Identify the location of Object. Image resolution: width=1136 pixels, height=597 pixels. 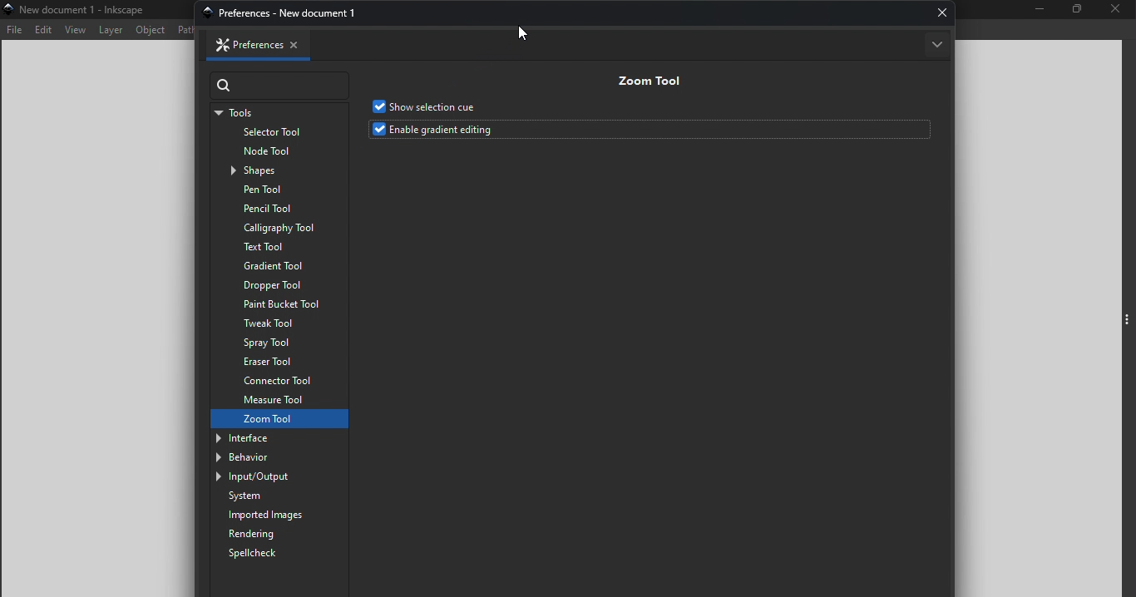
(147, 31).